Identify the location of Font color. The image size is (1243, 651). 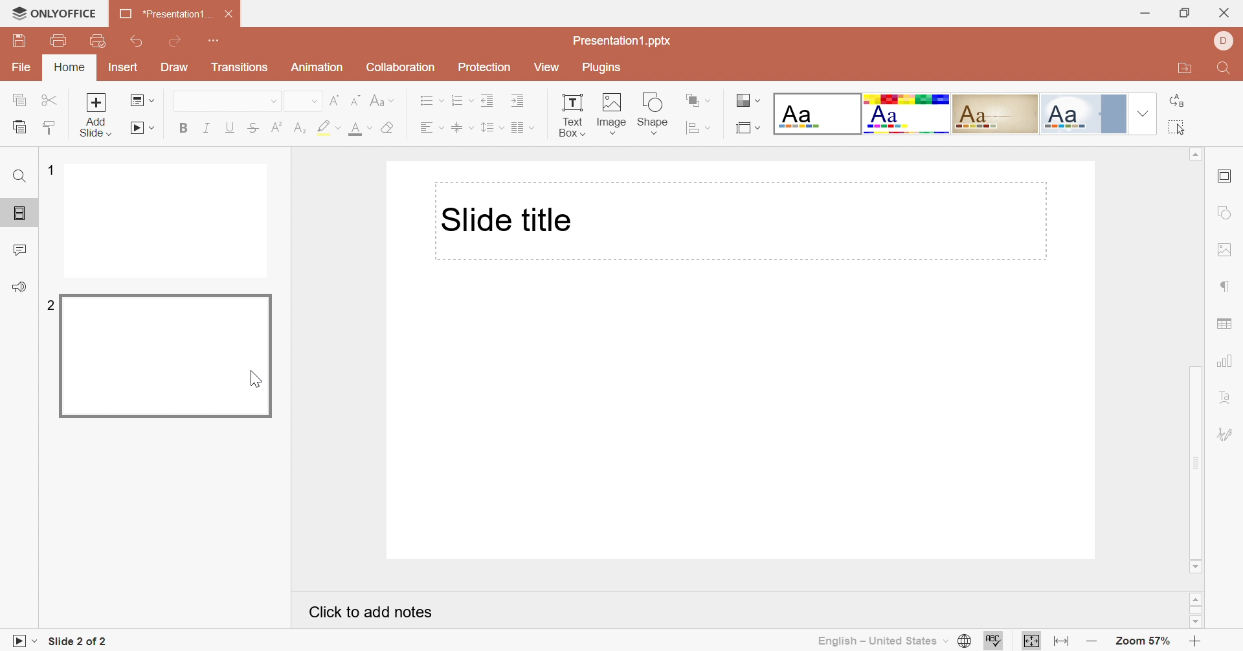
(361, 128).